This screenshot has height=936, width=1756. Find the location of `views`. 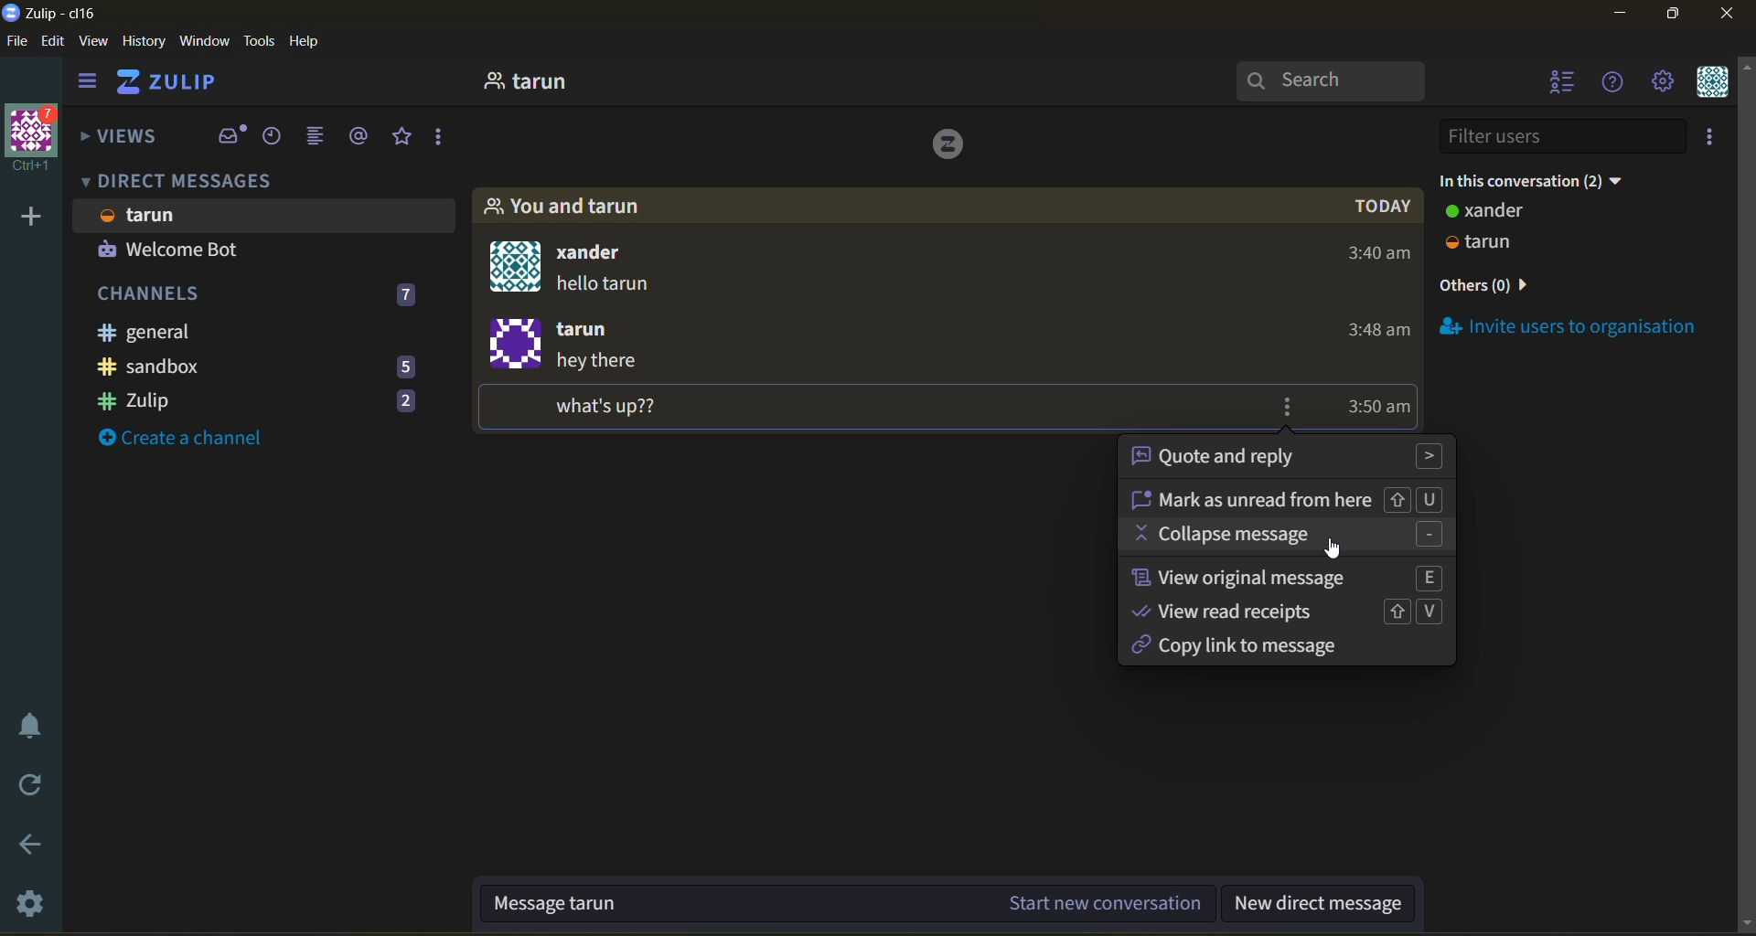

views is located at coordinates (122, 138).